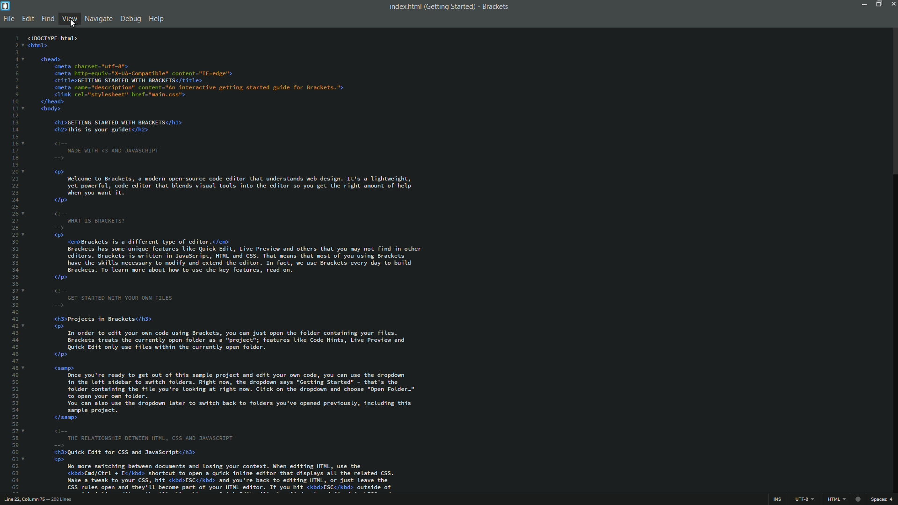 This screenshot has width=898, height=505. What do you see at coordinates (878, 4) in the screenshot?
I see `maximize` at bounding box center [878, 4].